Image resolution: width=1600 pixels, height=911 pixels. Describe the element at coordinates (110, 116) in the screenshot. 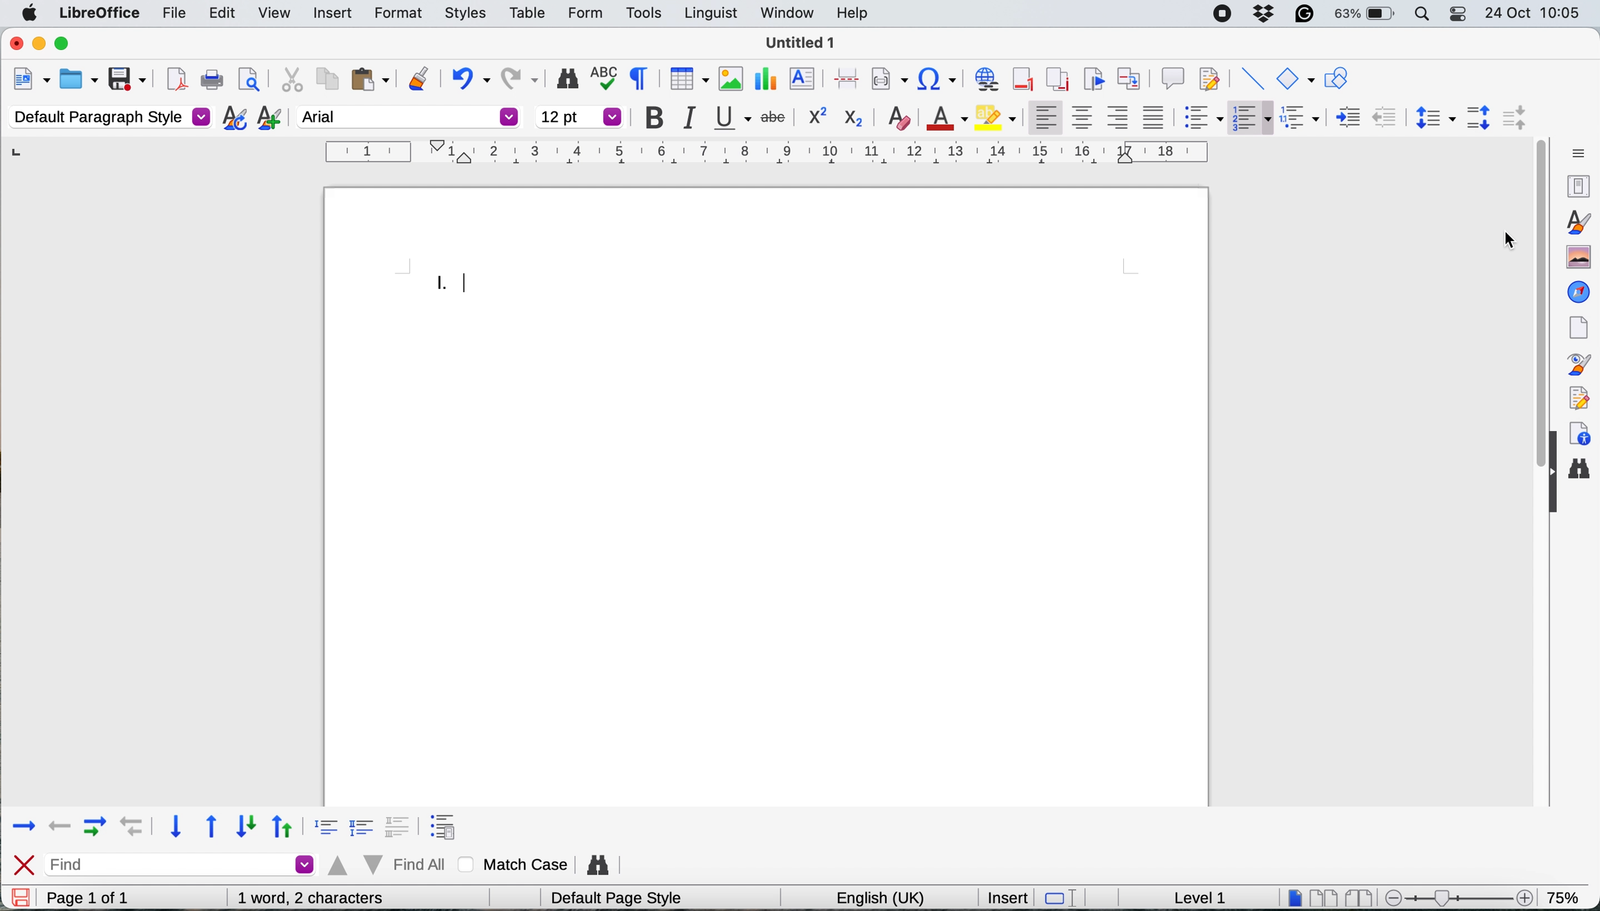

I see `default paragraph style` at that location.